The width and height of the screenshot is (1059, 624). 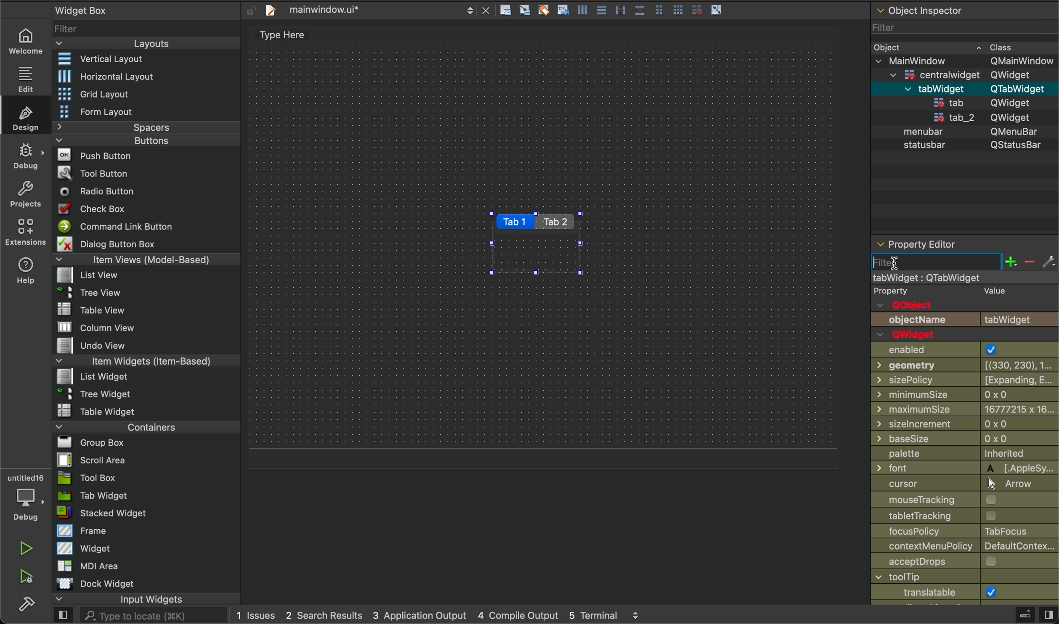 I want to click on =centralwidaet OWidaet, so click(x=961, y=73).